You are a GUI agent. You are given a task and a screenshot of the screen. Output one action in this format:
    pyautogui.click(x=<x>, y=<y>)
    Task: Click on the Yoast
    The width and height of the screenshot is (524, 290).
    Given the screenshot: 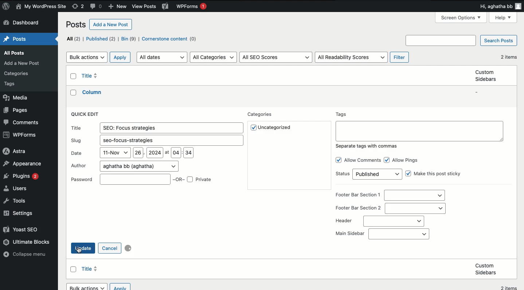 What is the action you would take?
    pyautogui.click(x=165, y=6)
    